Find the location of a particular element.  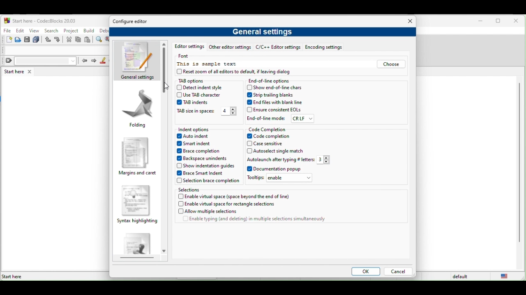

end of line mode is located at coordinates (266, 118).